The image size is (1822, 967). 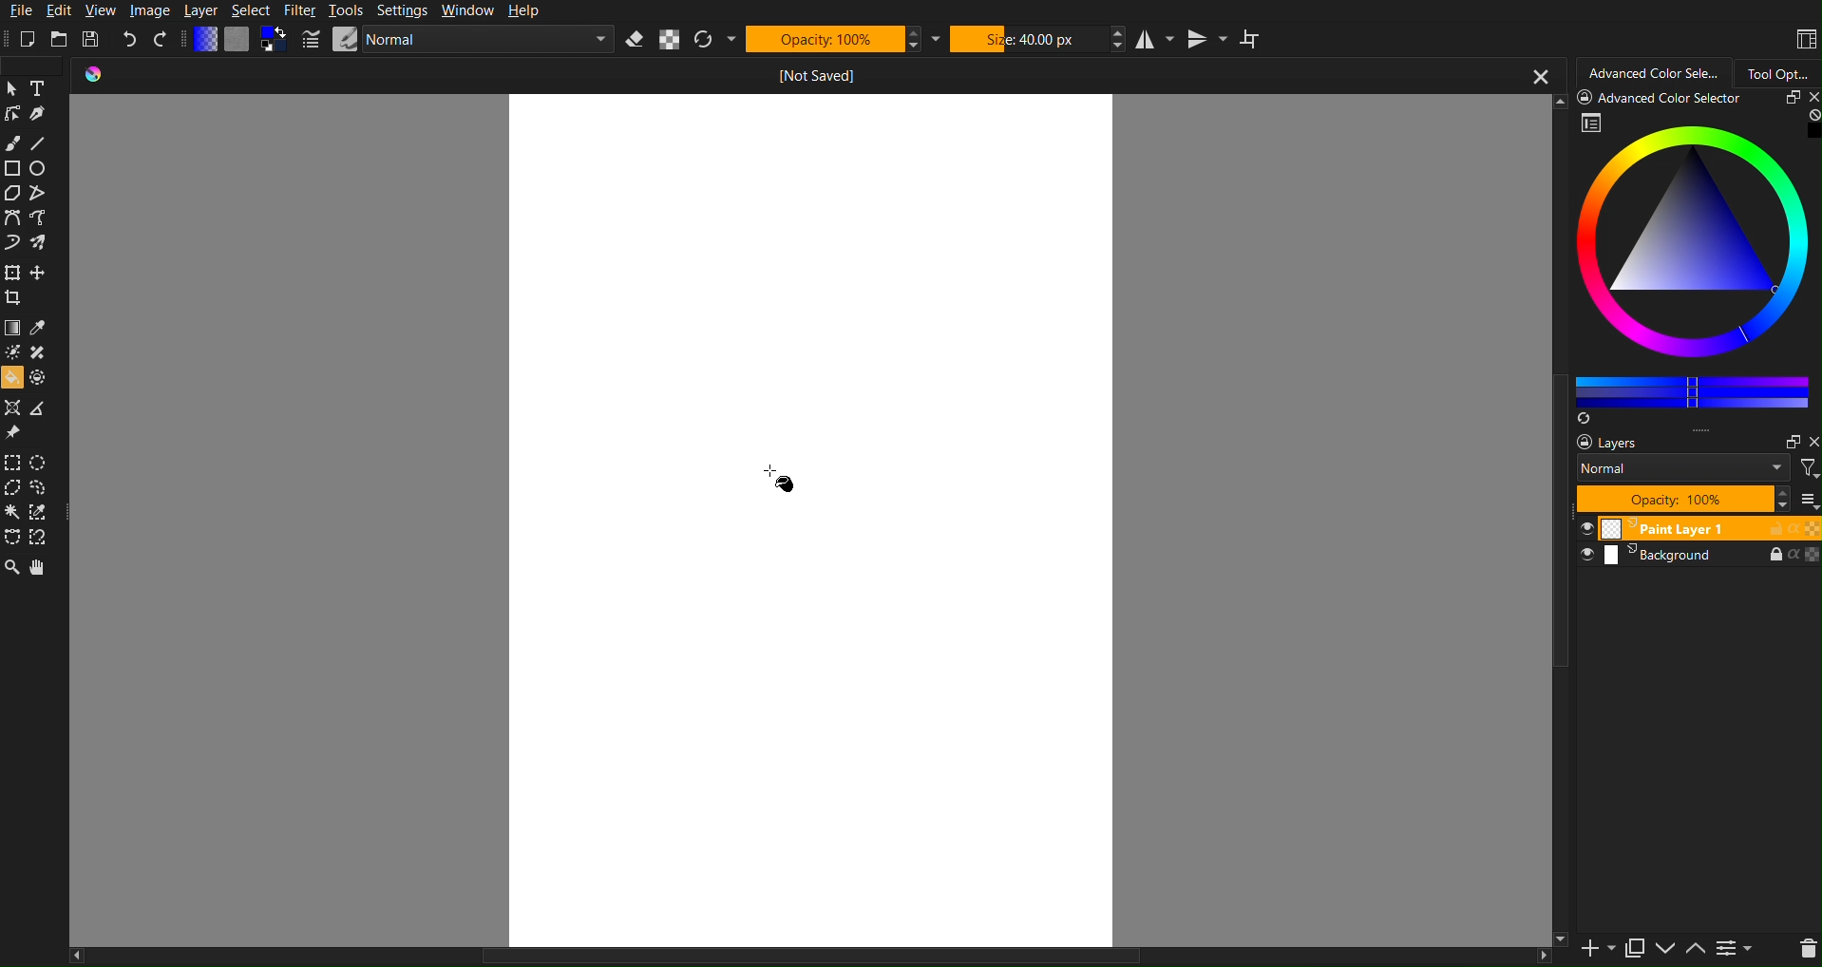 I want to click on Layer, so click(x=201, y=11).